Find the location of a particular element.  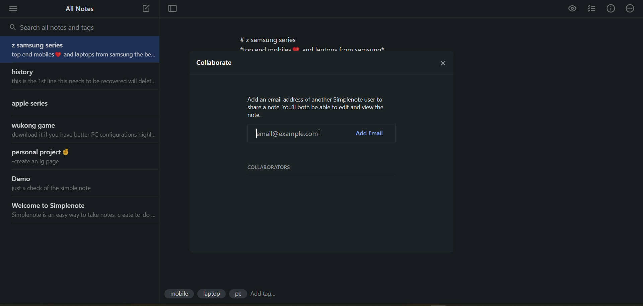

cursor is located at coordinates (319, 133).